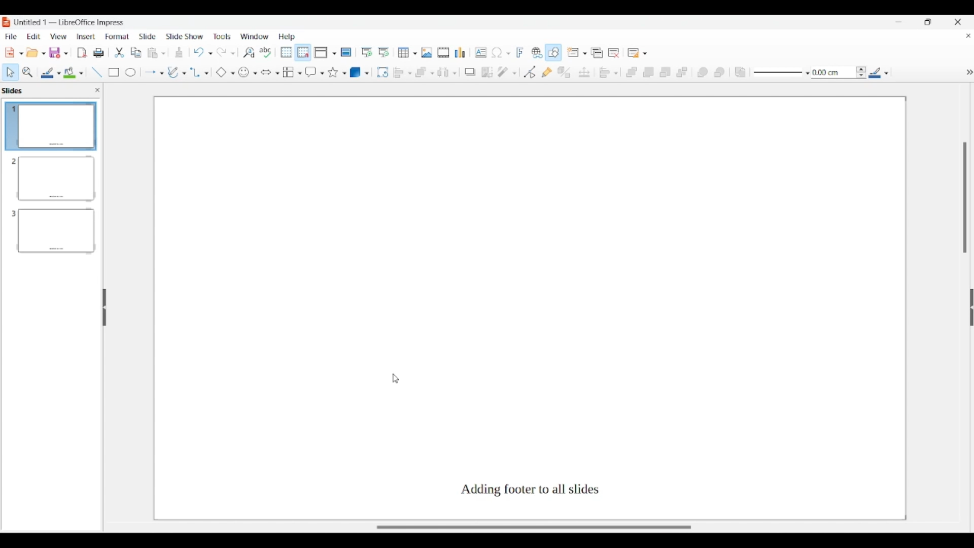  I want to click on File, so click(81, 54).